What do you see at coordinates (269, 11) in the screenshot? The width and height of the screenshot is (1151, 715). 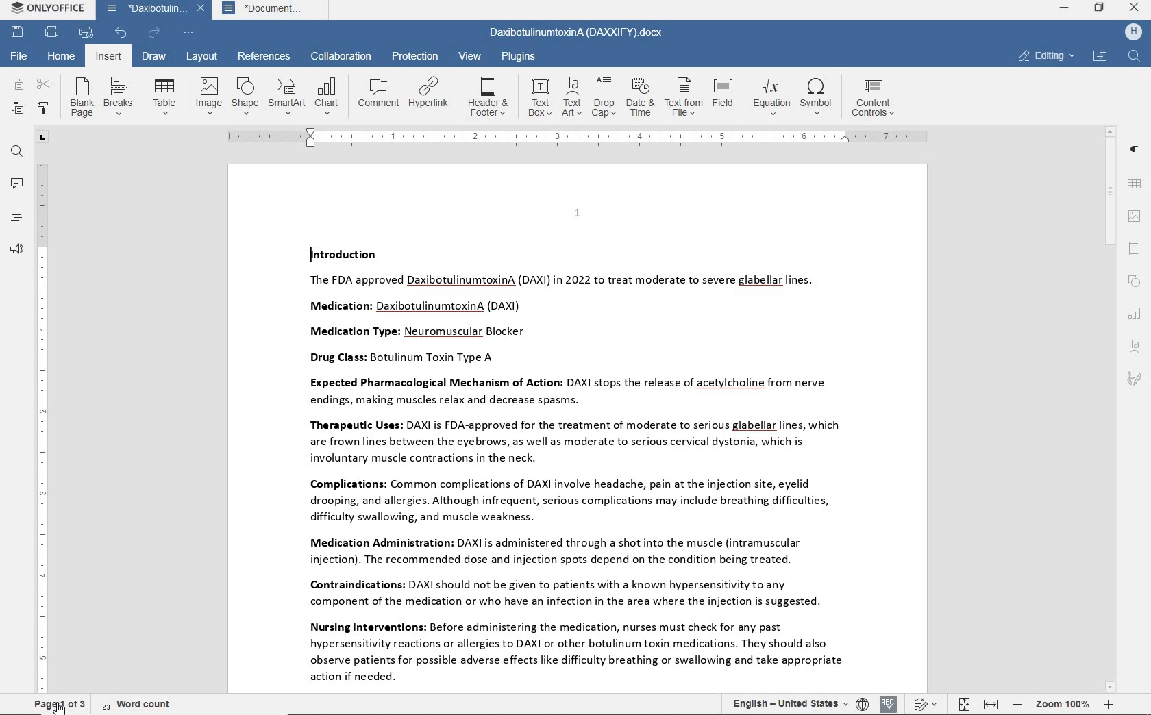 I see `*Document...` at bounding box center [269, 11].